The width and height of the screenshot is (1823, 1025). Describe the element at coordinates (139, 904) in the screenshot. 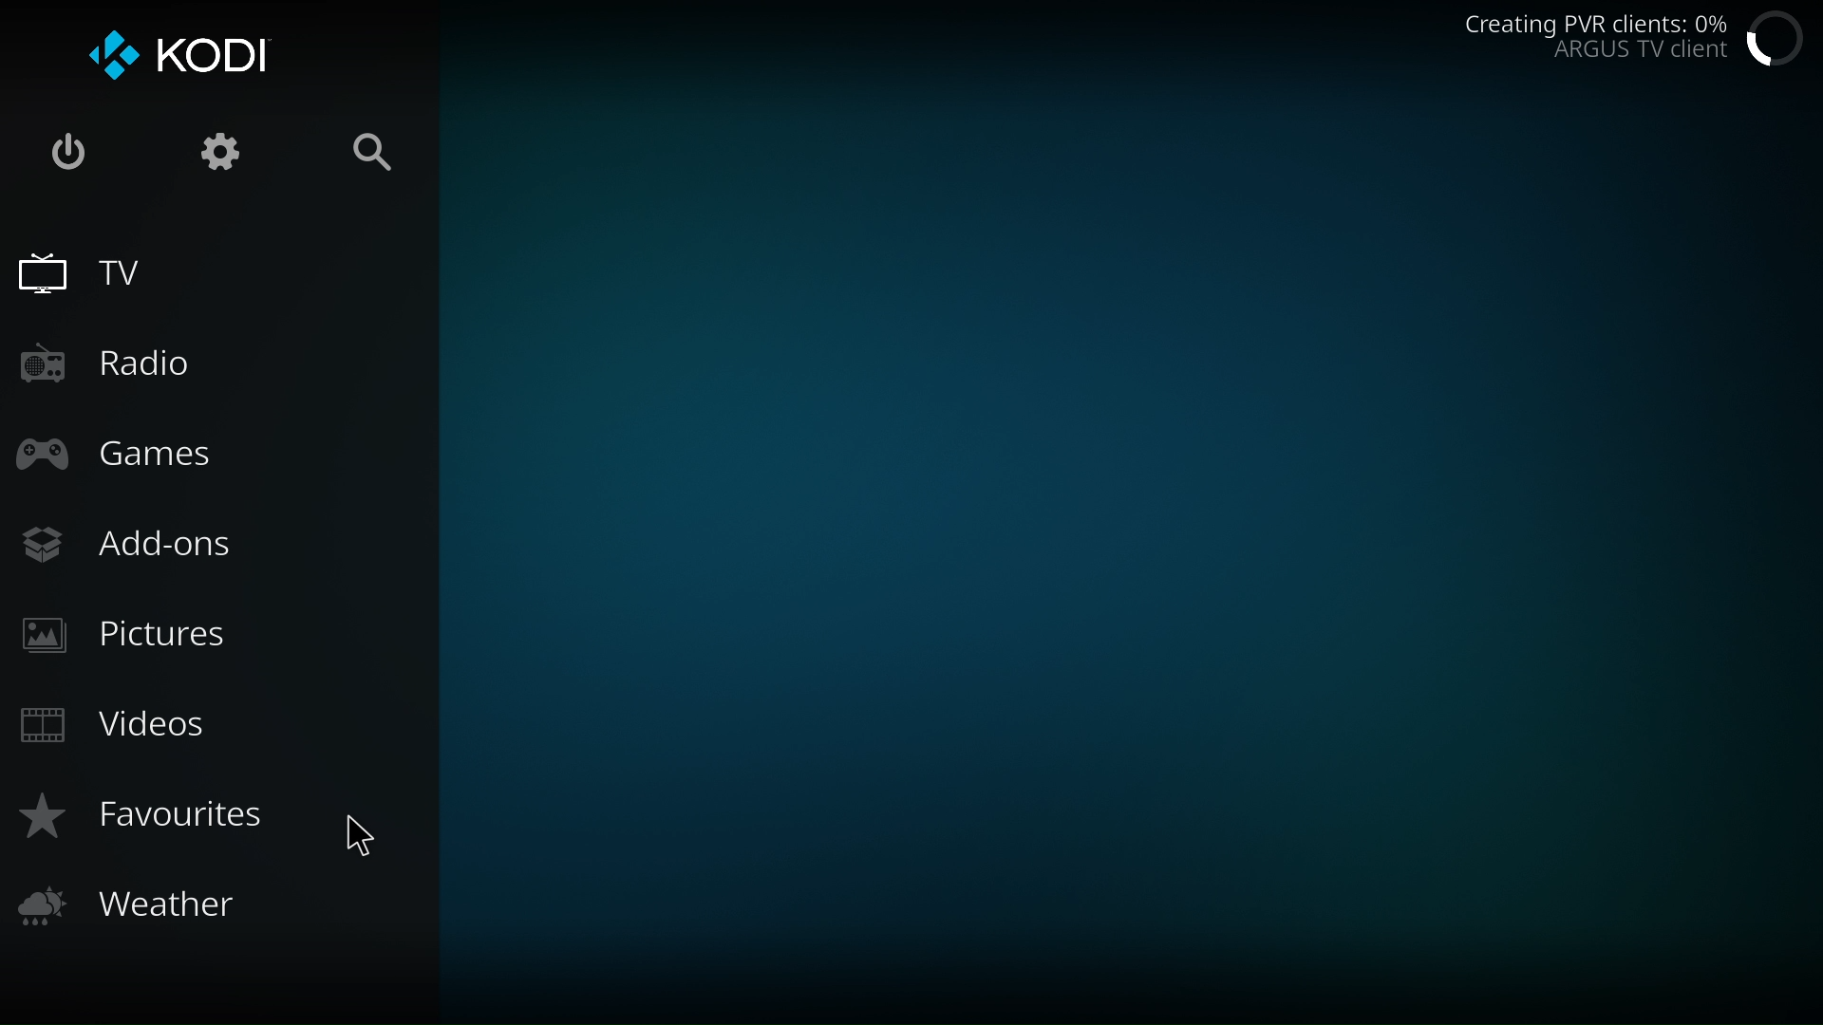

I see `weather` at that location.